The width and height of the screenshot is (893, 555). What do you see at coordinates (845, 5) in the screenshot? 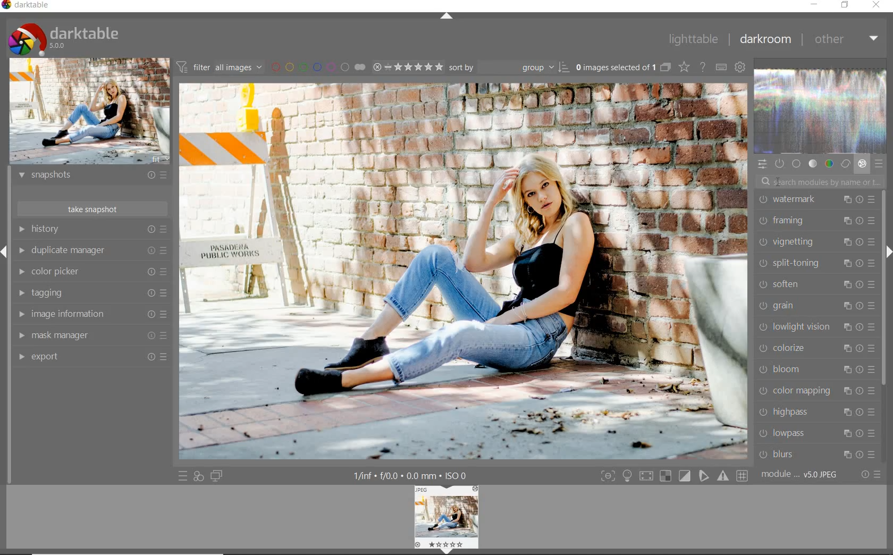
I see `restore` at bounding box center [845, 5].